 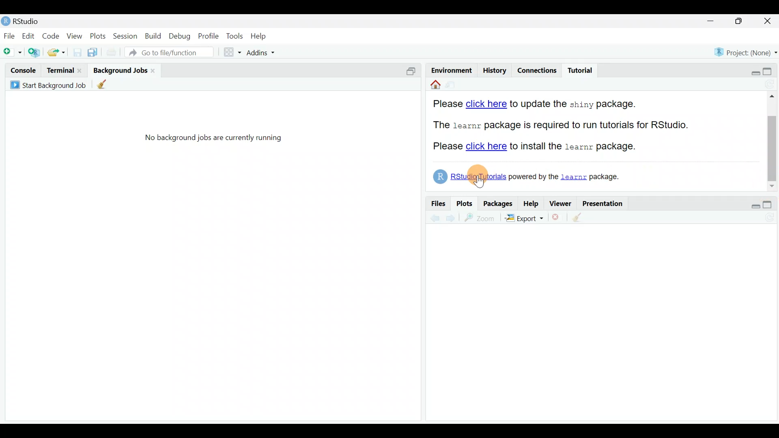 I want to click on No background jobs are currently running, so click(x=217, y=140).